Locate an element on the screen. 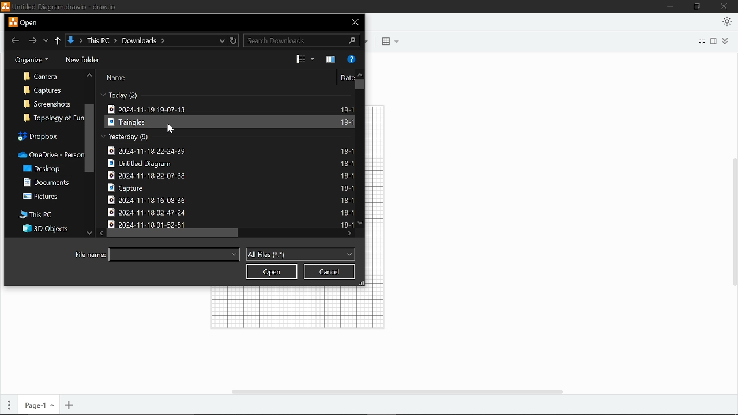 This screenshot has height=415, width=738. Vertical scrollbar for files is located at coordinates (360, 85).